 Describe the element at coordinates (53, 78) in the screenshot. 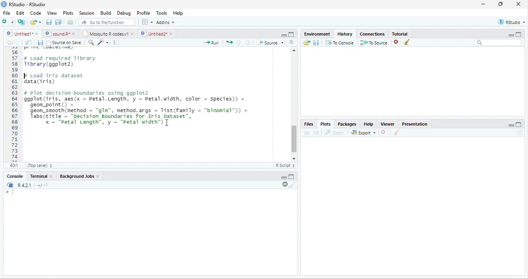

I see `# Load iris dataset data(iris)` at that location.